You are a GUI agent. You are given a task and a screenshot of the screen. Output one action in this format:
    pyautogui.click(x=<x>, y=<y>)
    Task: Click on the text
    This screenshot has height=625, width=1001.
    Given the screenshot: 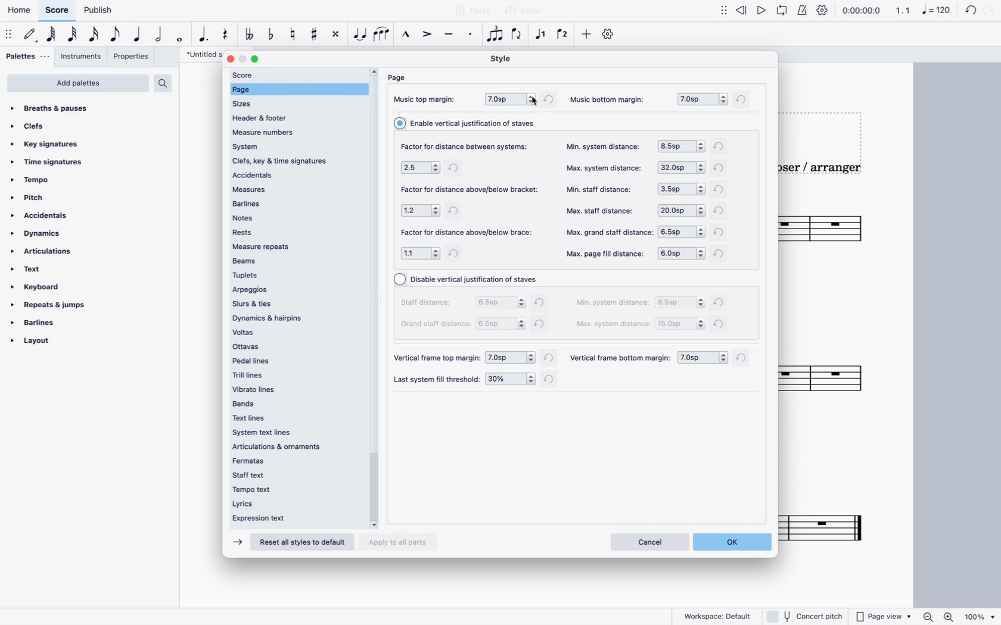 What is the action you would take?
    pyautogui.click(x=33, y=270)
    